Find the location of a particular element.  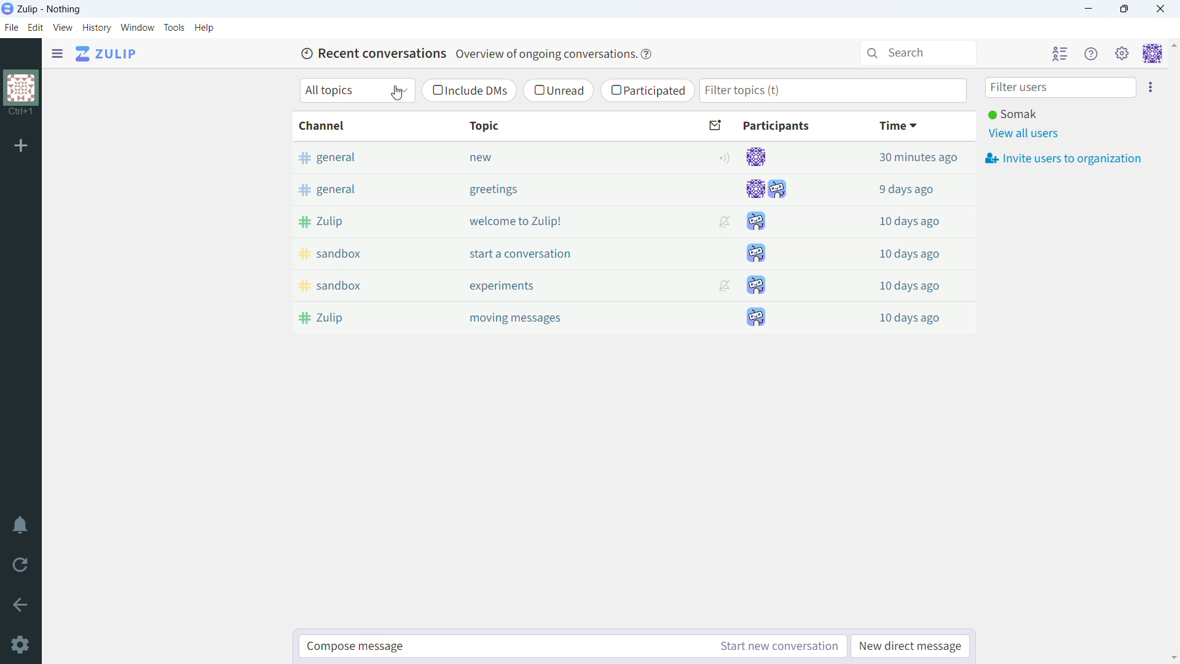

start new conversation is located at coordinates (777, 646).